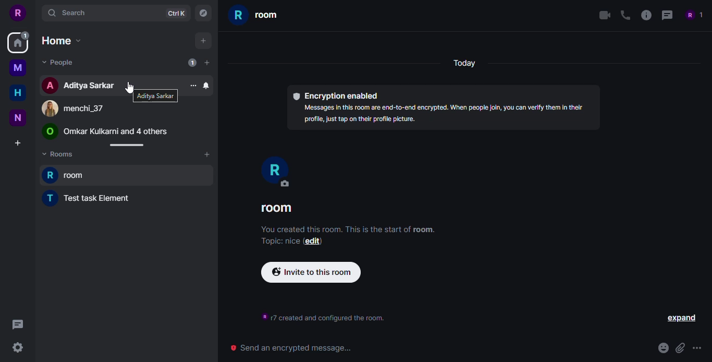 The width and height of the screenshot is (712, 362). Describe the element at coordinates (59, 63) in the screenshot. I see `people` at that location.